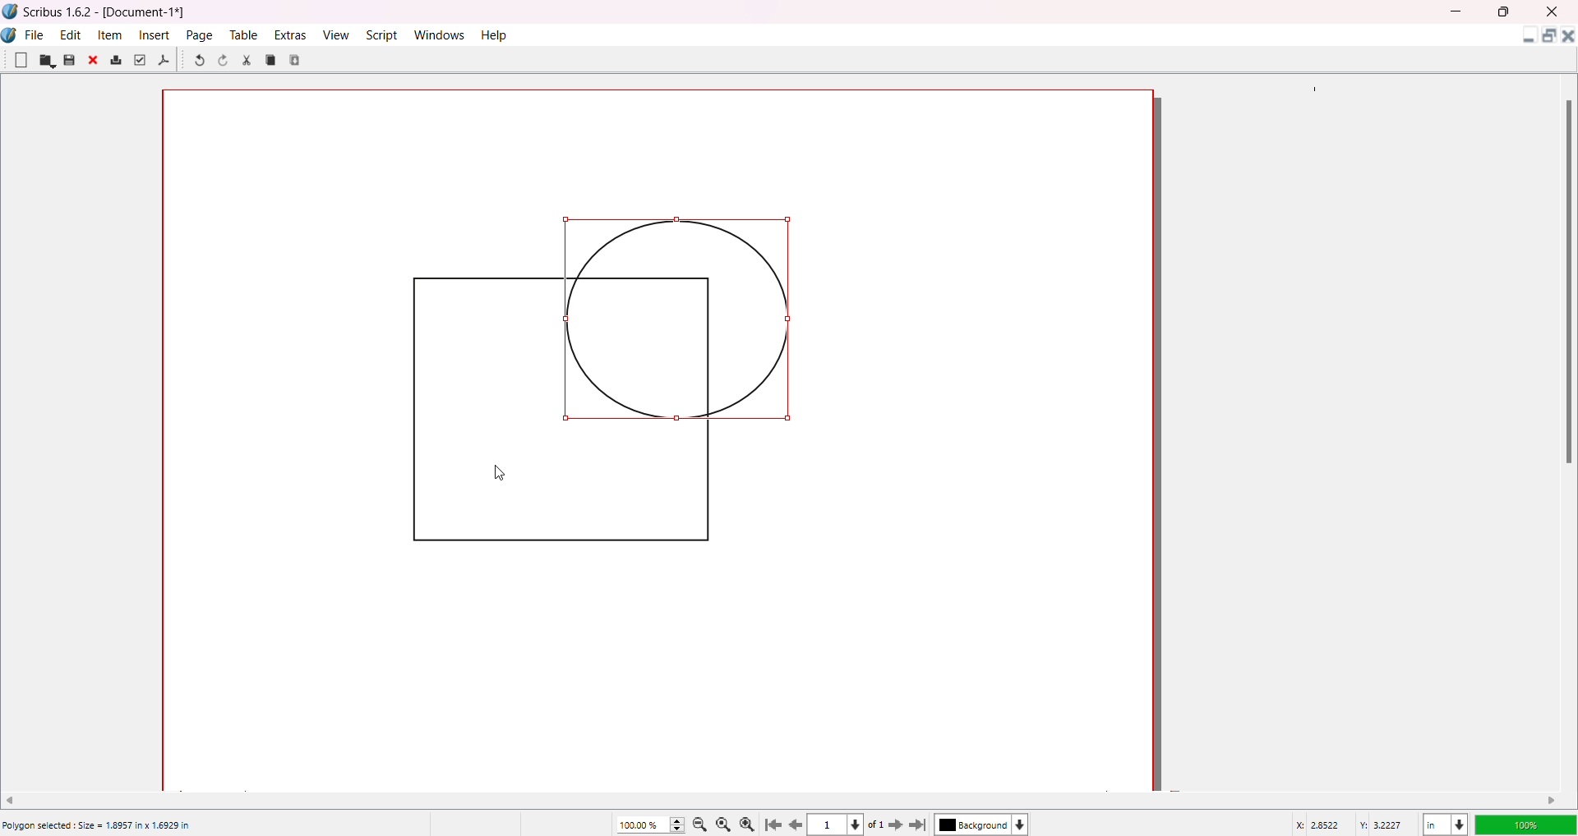 Image resolution: width=1578 pixels, height=836 pixels. I want to click on Move Left, so click(16, 798).